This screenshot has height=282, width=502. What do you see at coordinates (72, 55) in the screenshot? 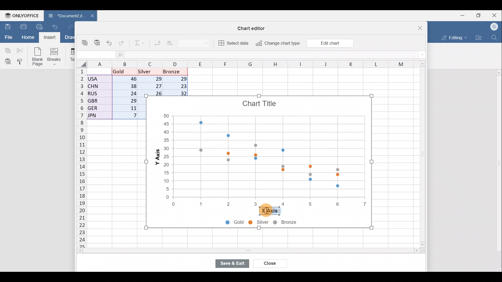
I see `Table` at bounding box center [72, 55].